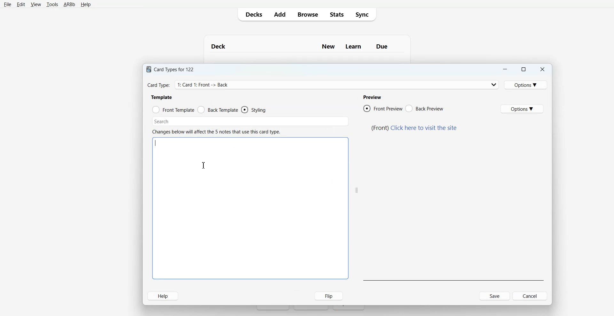  What do you see at coordinates (85, 5) in the screenshot?
I see `Help` at bounding box center [85, 5].